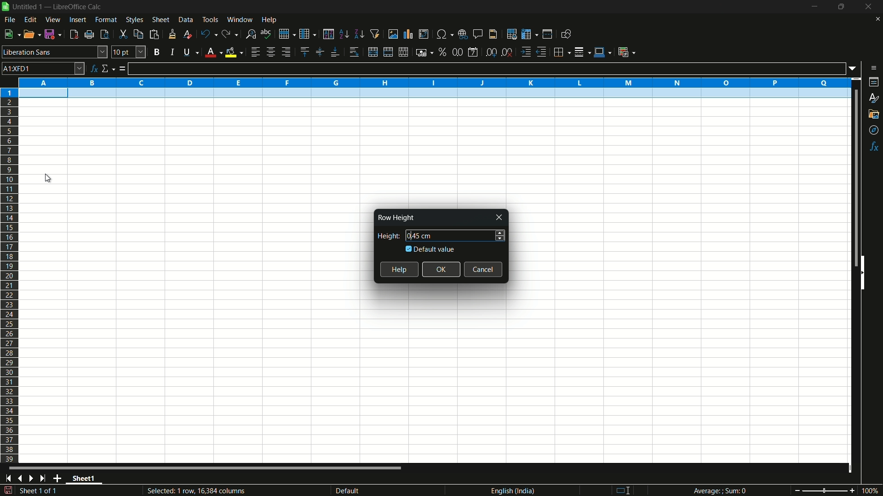 This screenshot has width=883, height=496. What do you see at coordinates (251, 34) in the screenshot?
I see `find and replace` at bounding box center [251, 34].